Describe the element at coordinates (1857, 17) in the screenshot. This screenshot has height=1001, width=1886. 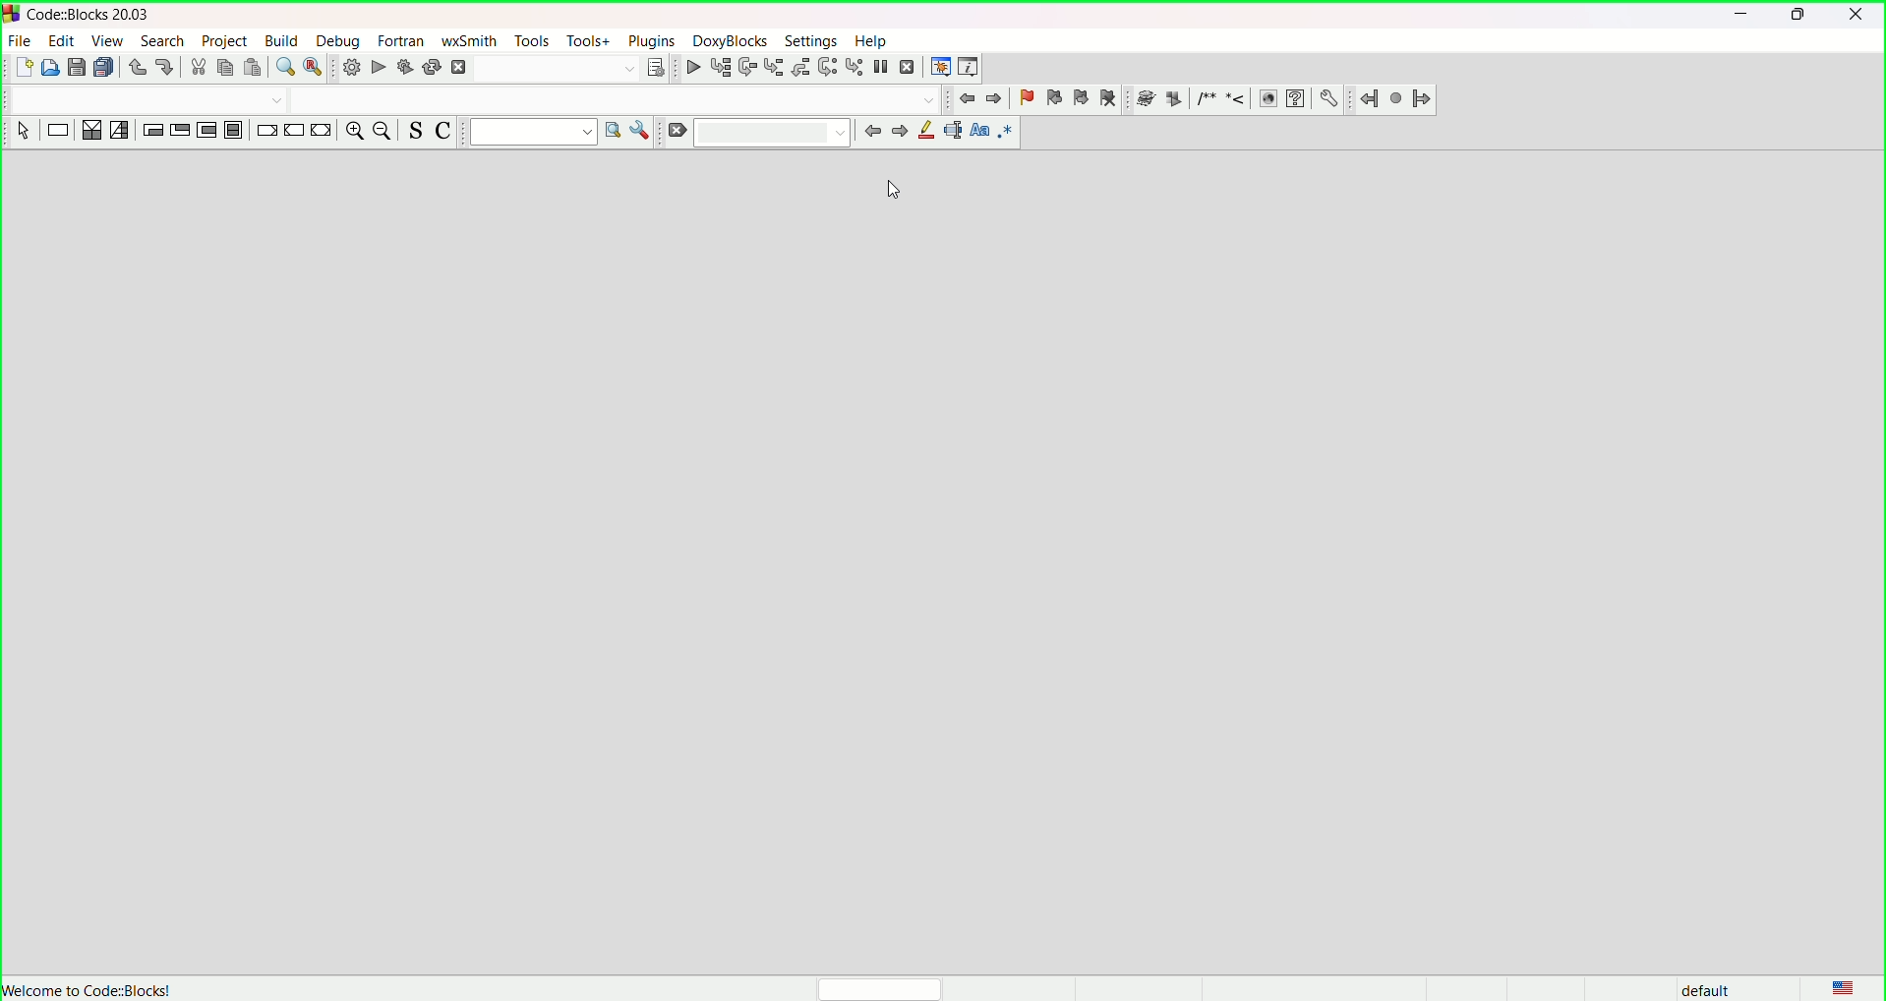
I see `close` at that location.